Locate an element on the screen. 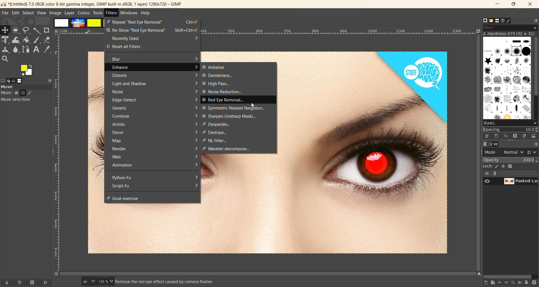 This screenshot has height=287, width=539. ink is located at coordinates (497, 166).